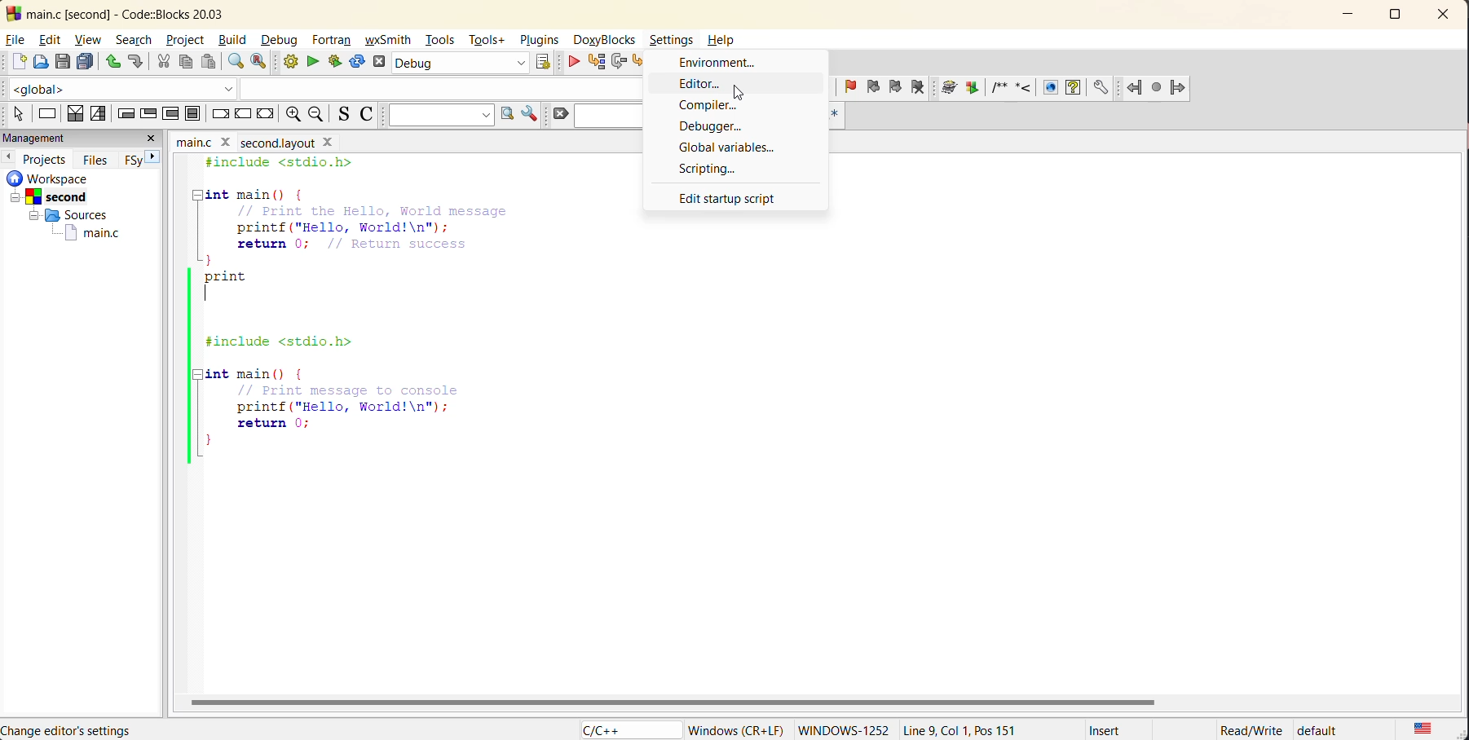 The height and width of the screenshot is (740, 1469). What do you see at coordinates (707, 85) in the screenshot?
I see `editor` at bounding box center [707, 85].